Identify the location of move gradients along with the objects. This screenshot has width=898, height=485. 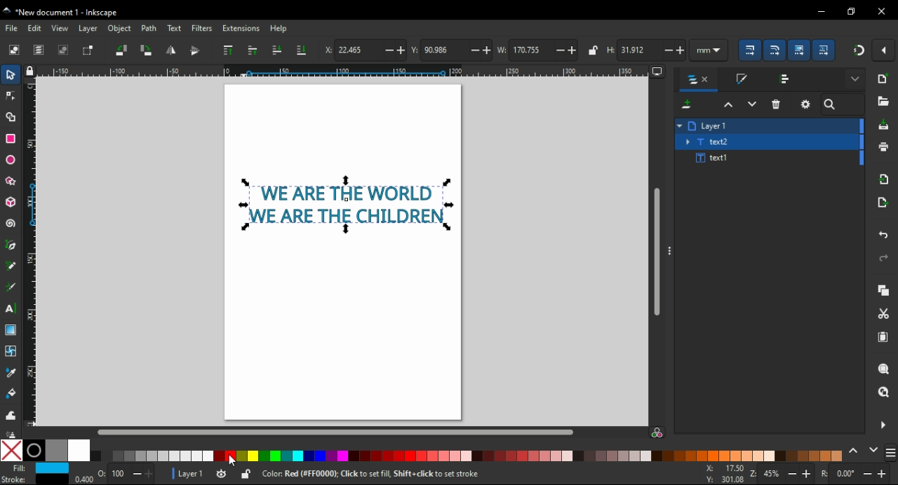
(800, 50).